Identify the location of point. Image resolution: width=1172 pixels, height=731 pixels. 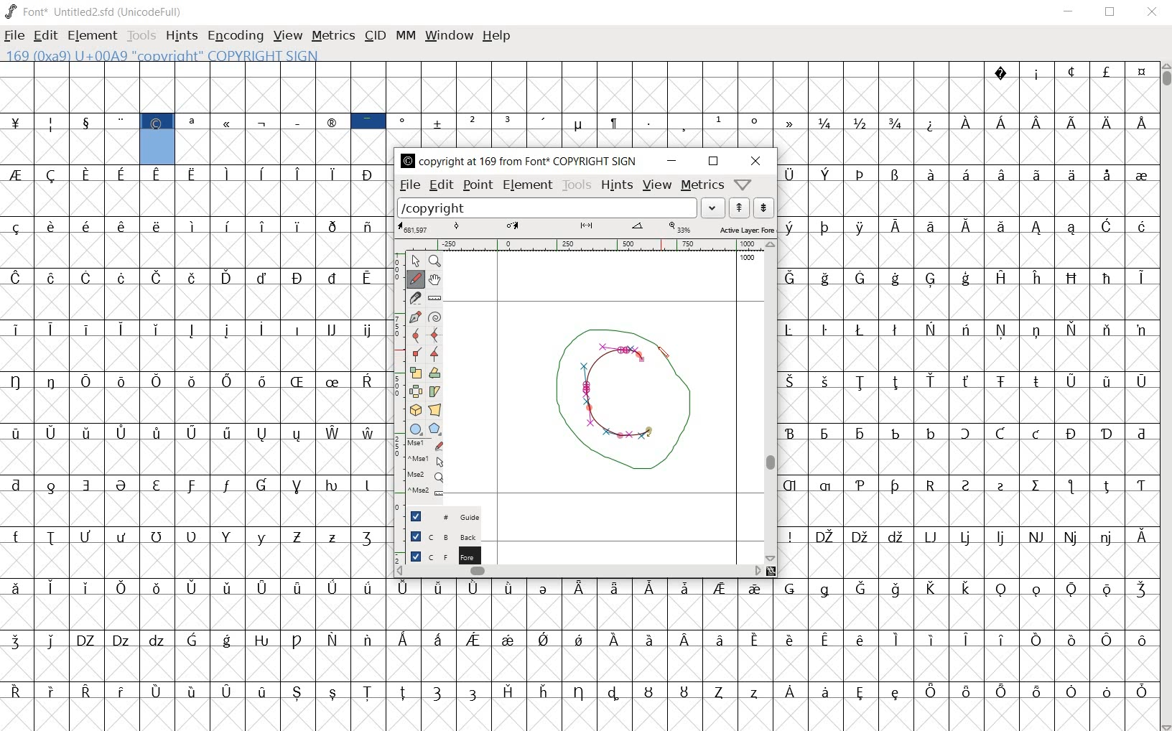
(477, 185).